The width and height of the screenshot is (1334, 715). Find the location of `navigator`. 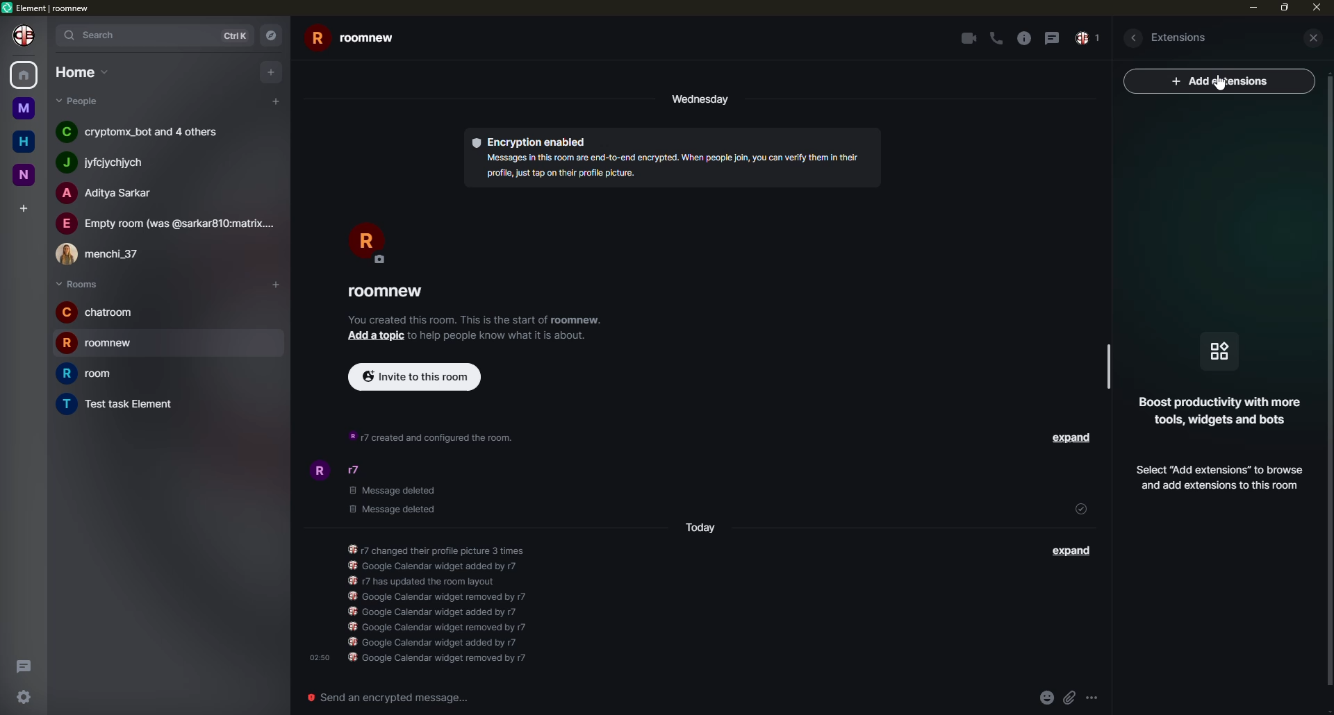

navigator is located at coordinates (272, 34).